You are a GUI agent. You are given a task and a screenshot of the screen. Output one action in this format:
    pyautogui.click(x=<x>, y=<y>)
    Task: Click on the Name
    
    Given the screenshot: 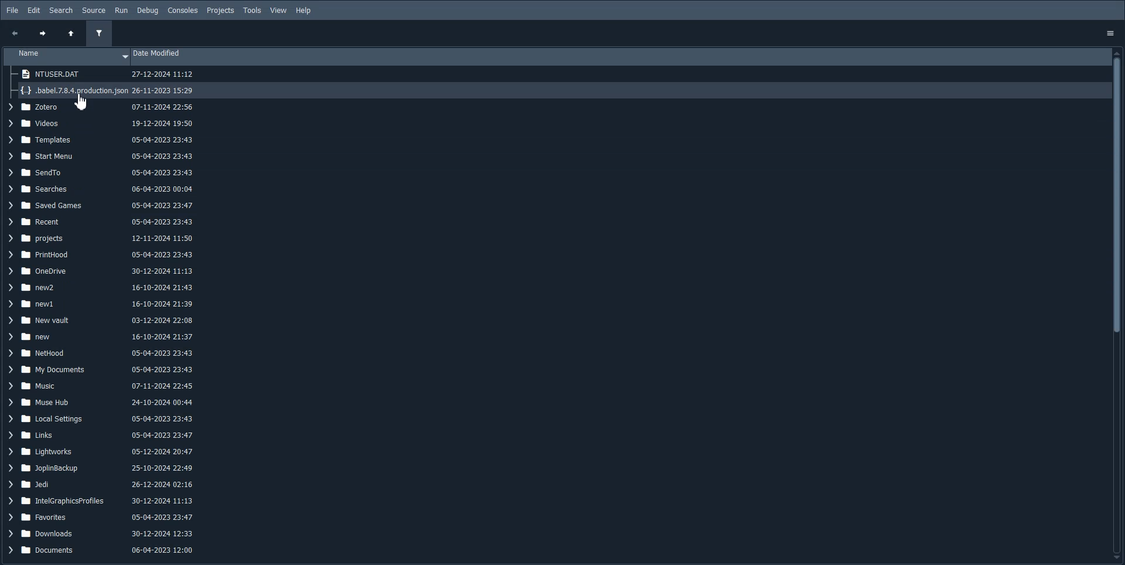 What is the action you would take?
    pyautogui.click(x=67, y=56)
    